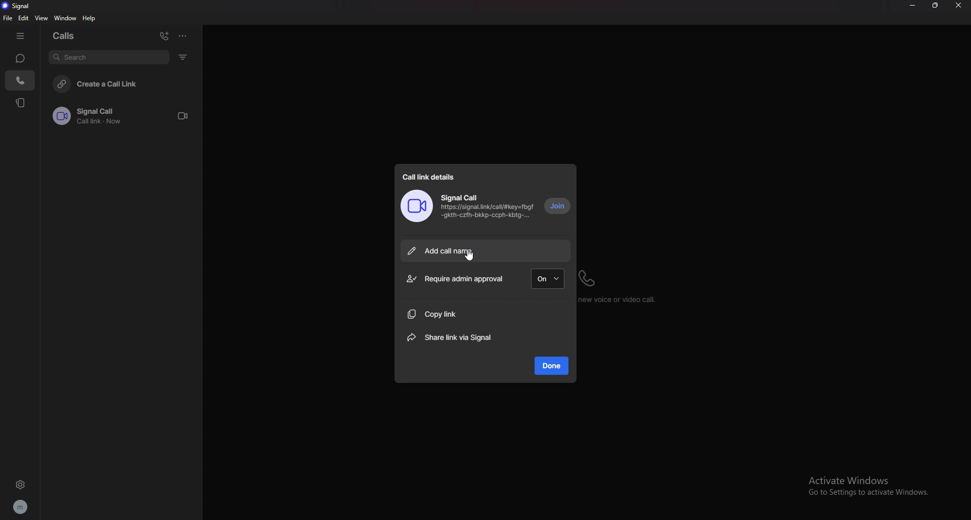  What do you see at coordinates (417, 206) in the screenshot?
I see `call image` at bounding box center [417, 206].